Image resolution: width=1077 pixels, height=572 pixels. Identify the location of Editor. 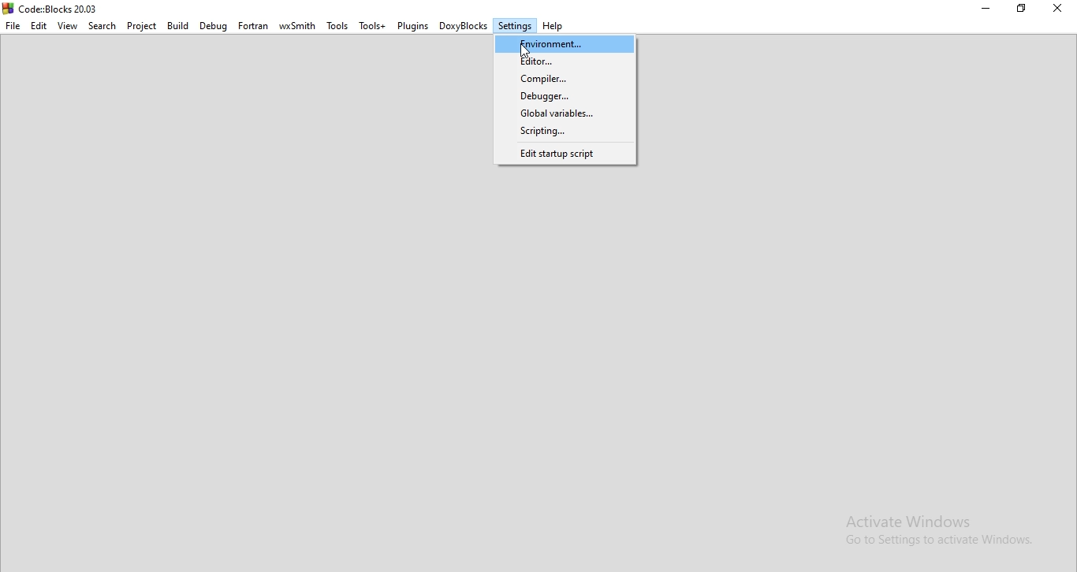
(565, 61).